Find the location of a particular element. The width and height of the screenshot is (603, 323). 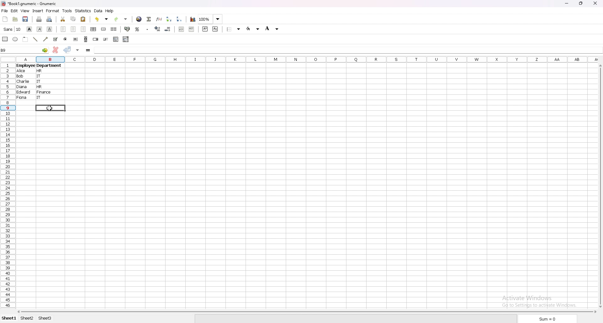

centre horizontally is located at coordinates (94, 29).